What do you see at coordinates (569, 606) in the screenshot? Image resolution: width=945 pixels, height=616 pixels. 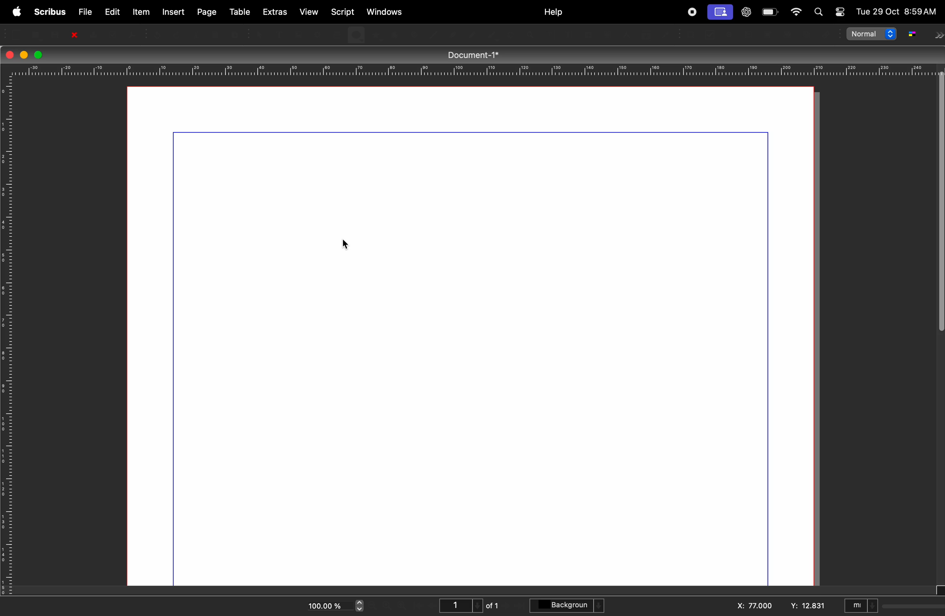 I see `background` at bounding box center [569, 606].